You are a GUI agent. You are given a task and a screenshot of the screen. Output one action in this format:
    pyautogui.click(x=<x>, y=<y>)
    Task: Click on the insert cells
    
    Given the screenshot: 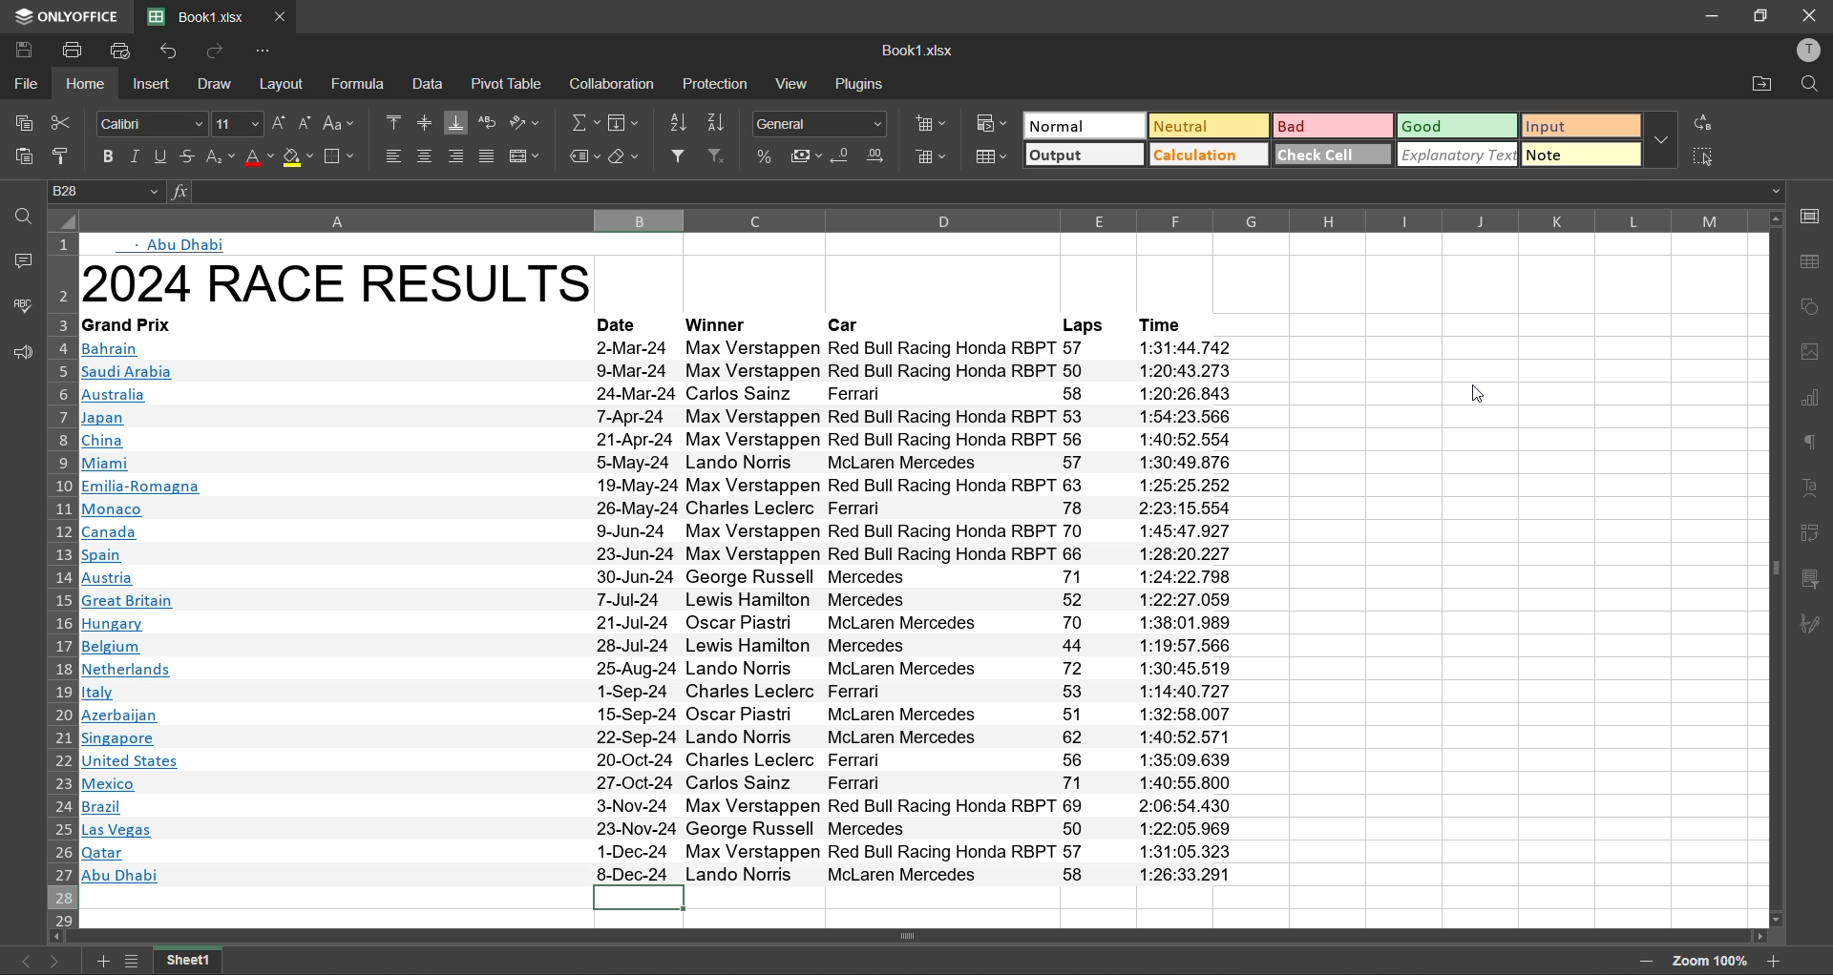 What is the action you would take?
    pyautogui.click(x=929, y=123)
    